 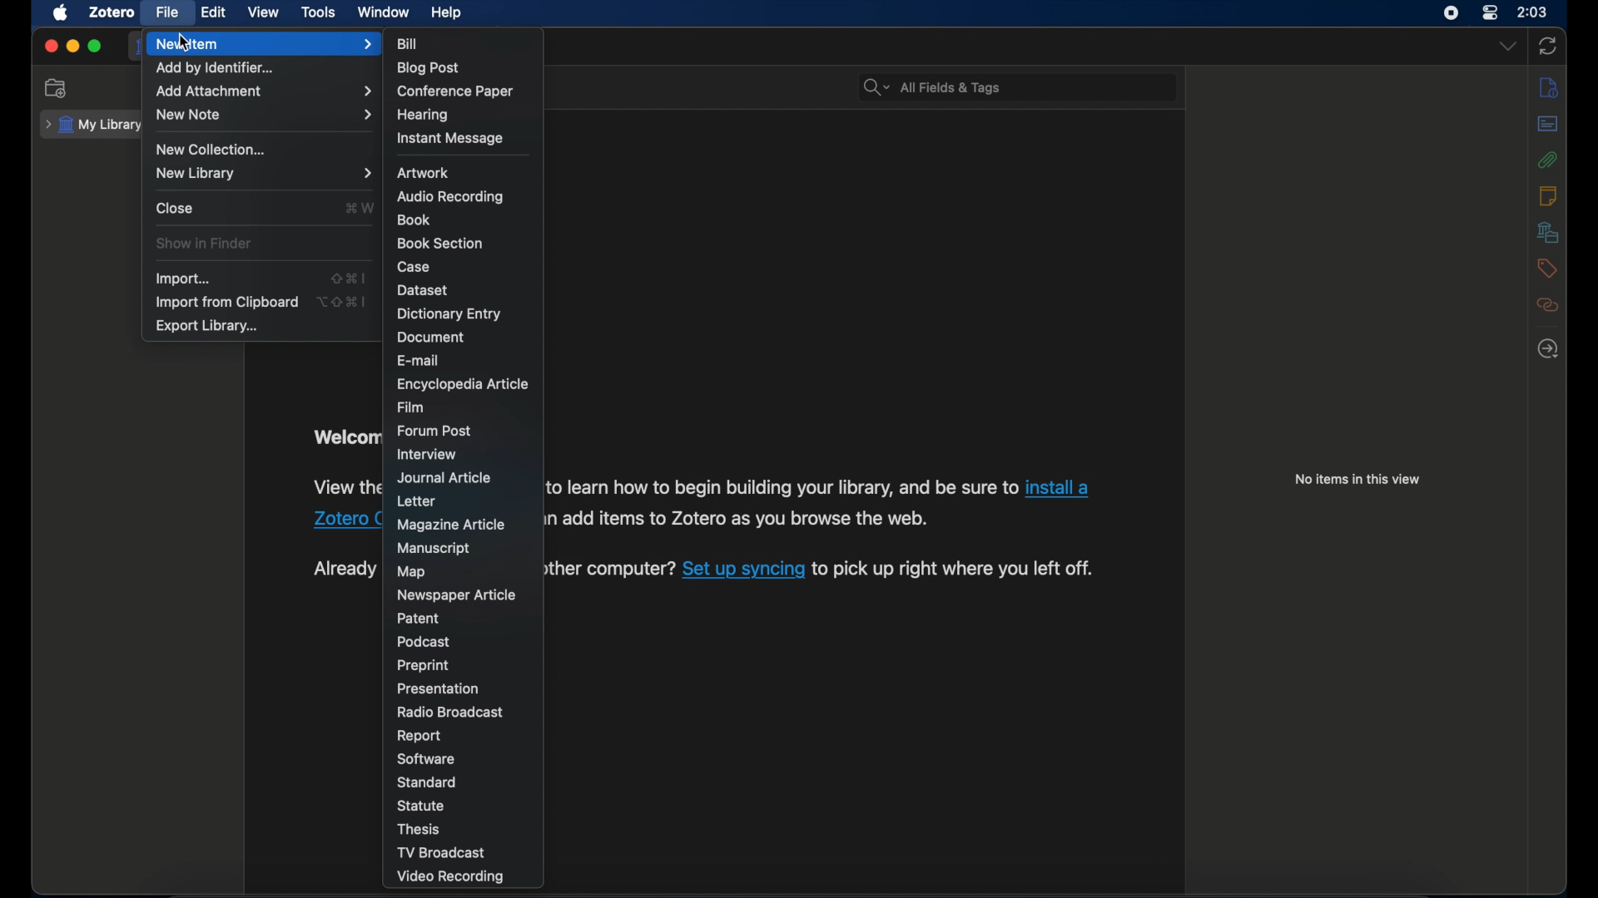 I want to click on control center, so click(x=1490, y=13).